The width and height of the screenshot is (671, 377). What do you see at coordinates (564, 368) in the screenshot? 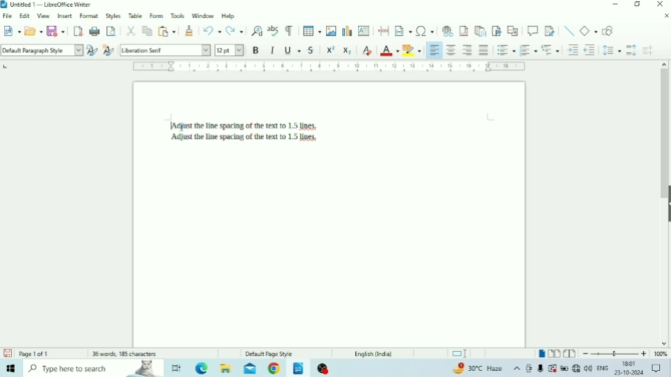
I see `Charging, plugged in` at bounding box center [564, 368].